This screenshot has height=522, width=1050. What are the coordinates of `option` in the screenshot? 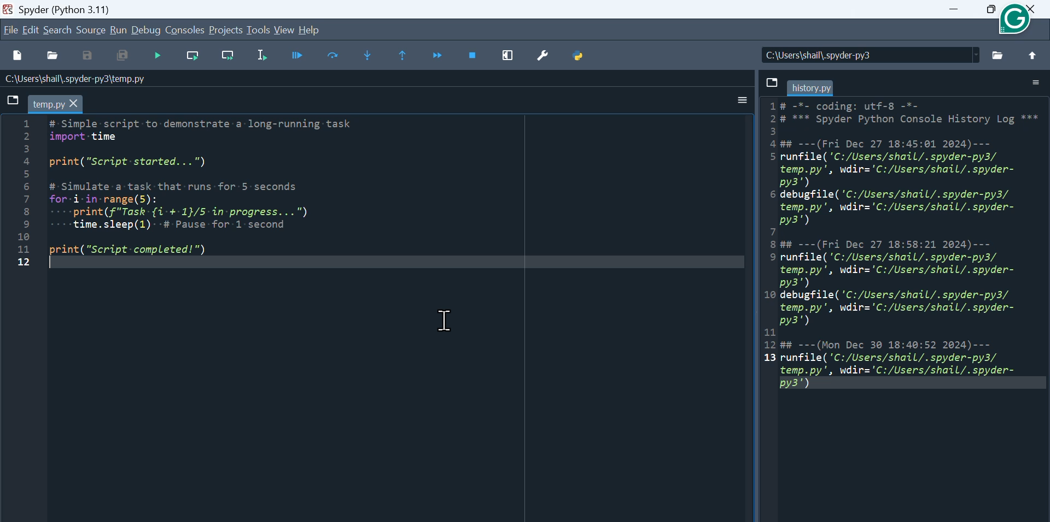 It's located at (739, 98).